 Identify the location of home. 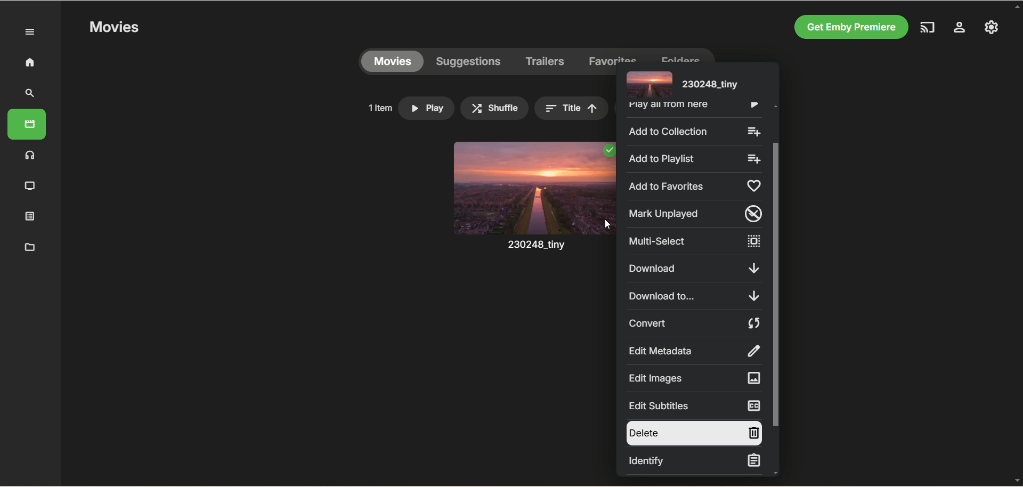
(29, 62).